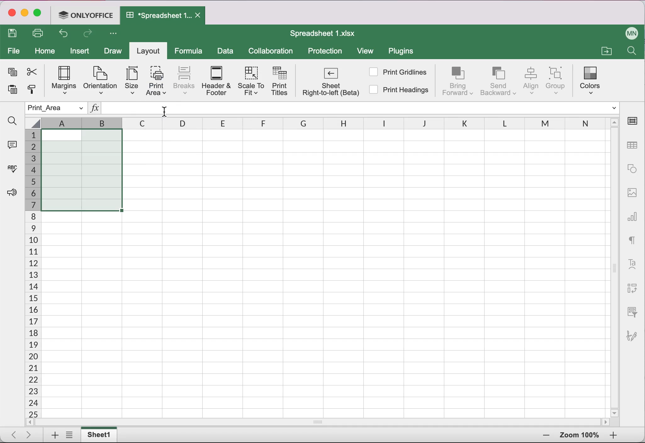 Image resolution: width=645 pixels, height=443 pixels. Describe the element at coordinates (615, 265) in the screenshot. I see `vertical slider` at that location.